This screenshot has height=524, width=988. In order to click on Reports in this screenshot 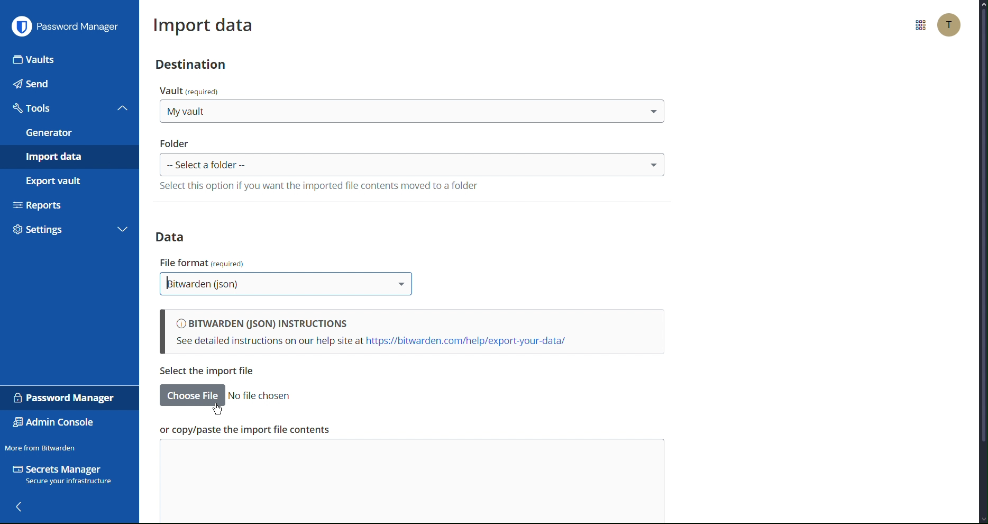, I will do `click(68, 204)`.